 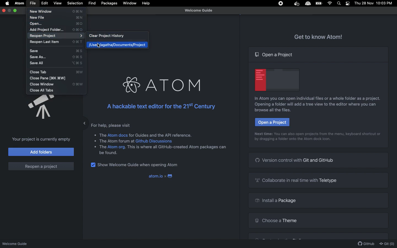 What do you see at coordinates (57, 63) in the screenshot?
I see `Save all` at bounding box center [57, 63].